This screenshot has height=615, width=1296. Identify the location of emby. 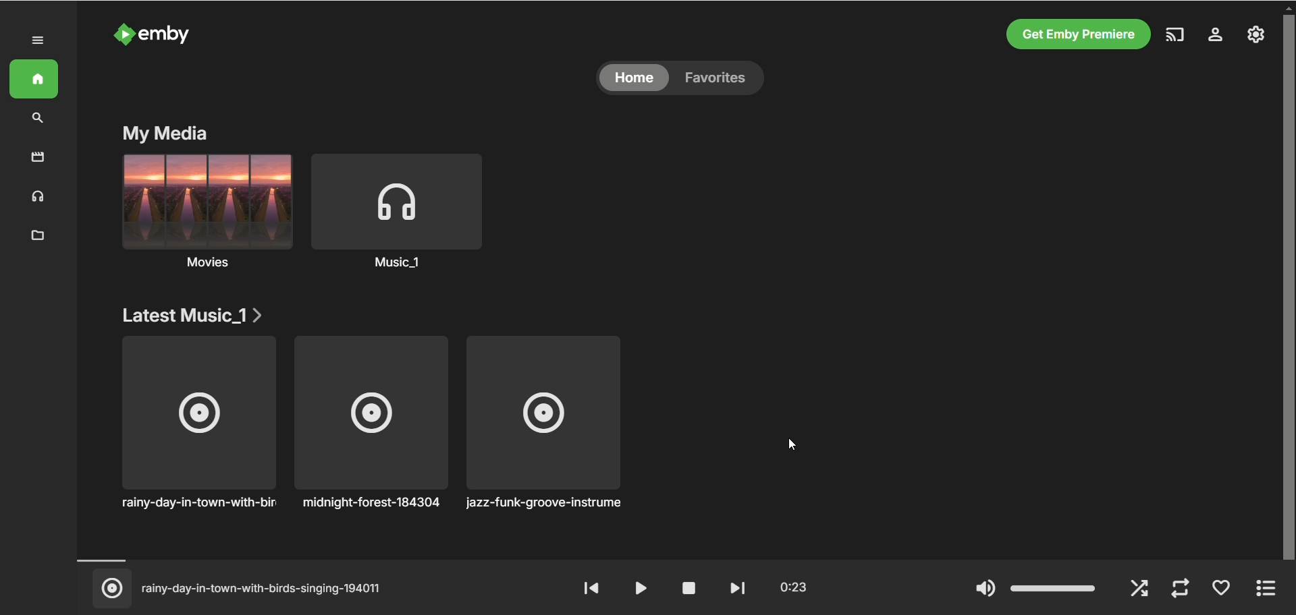
(169, 34).